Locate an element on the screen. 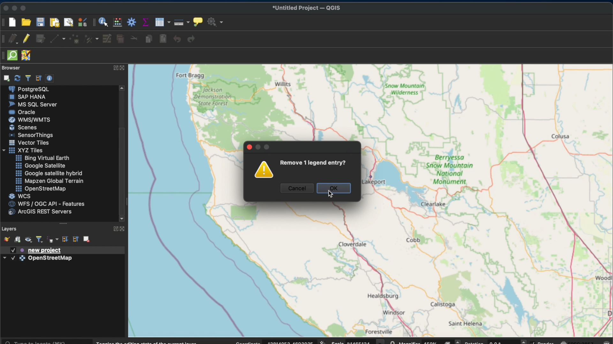 The height and width of the screenshot is (344, 613). show statistical summary is located at coordinates (145, 22).